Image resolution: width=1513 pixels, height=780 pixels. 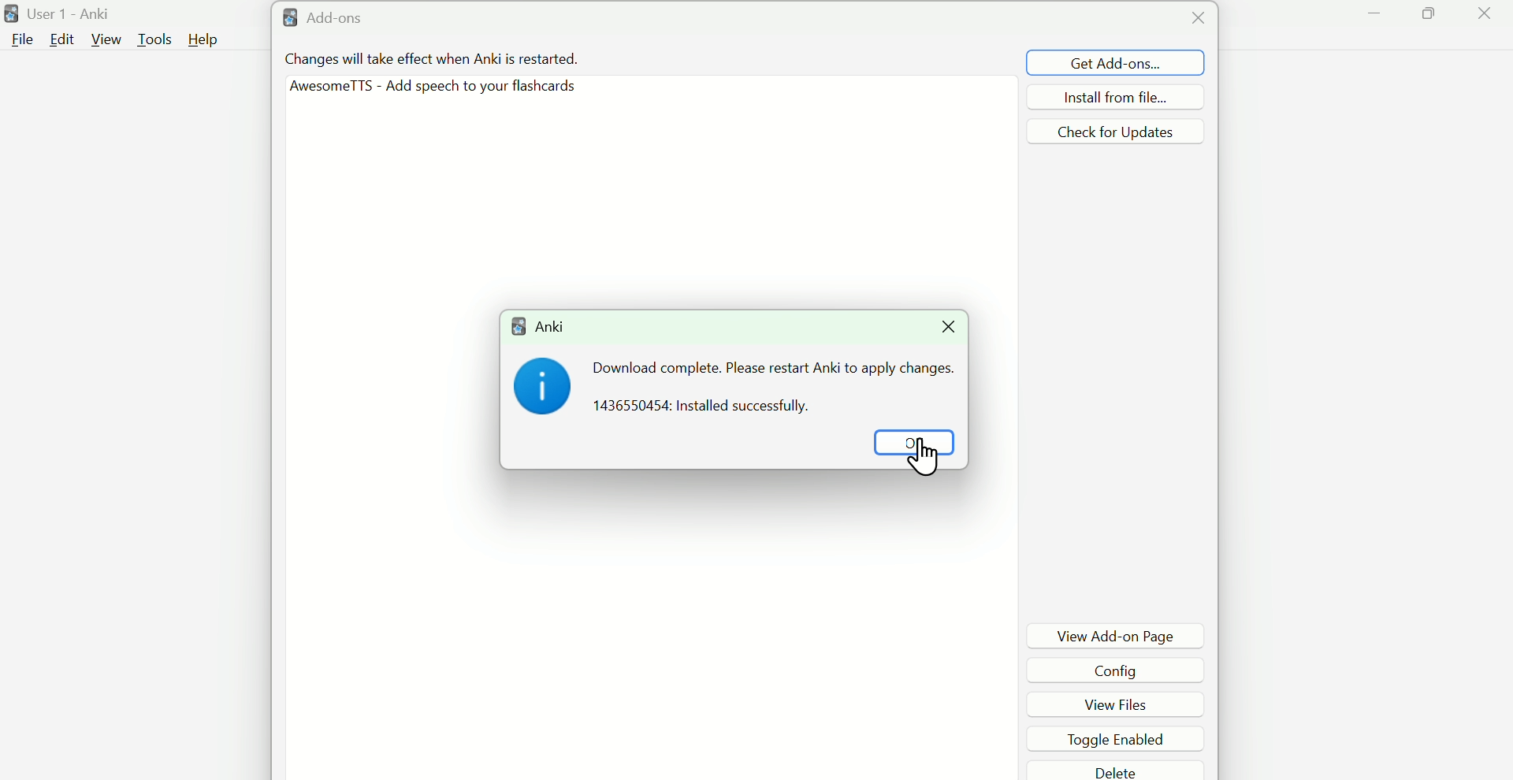 What do you see at coordinates (1484, 17) in the screenshot?
I see `Close` at bounding box center [1484, 17].